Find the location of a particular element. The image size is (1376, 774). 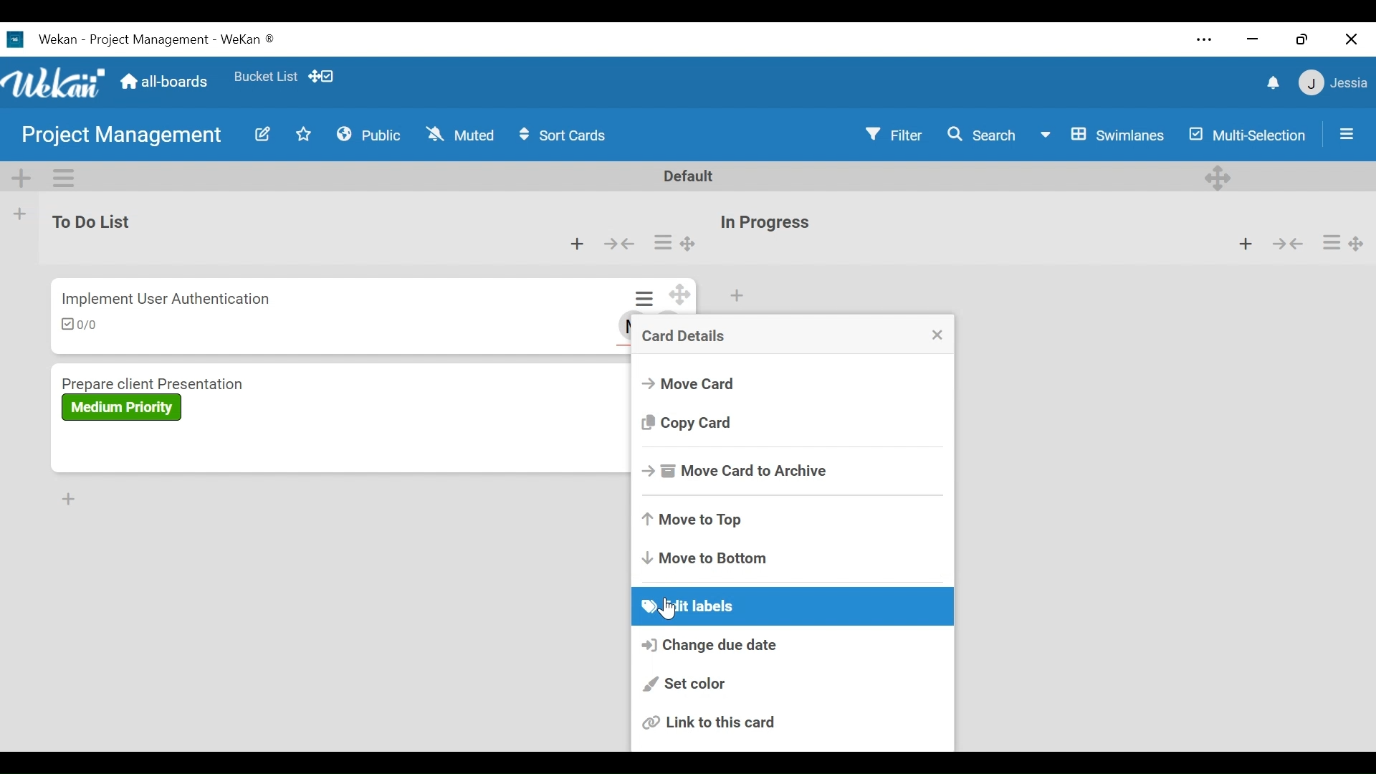

Card actions is located at coordinates (647, 300).